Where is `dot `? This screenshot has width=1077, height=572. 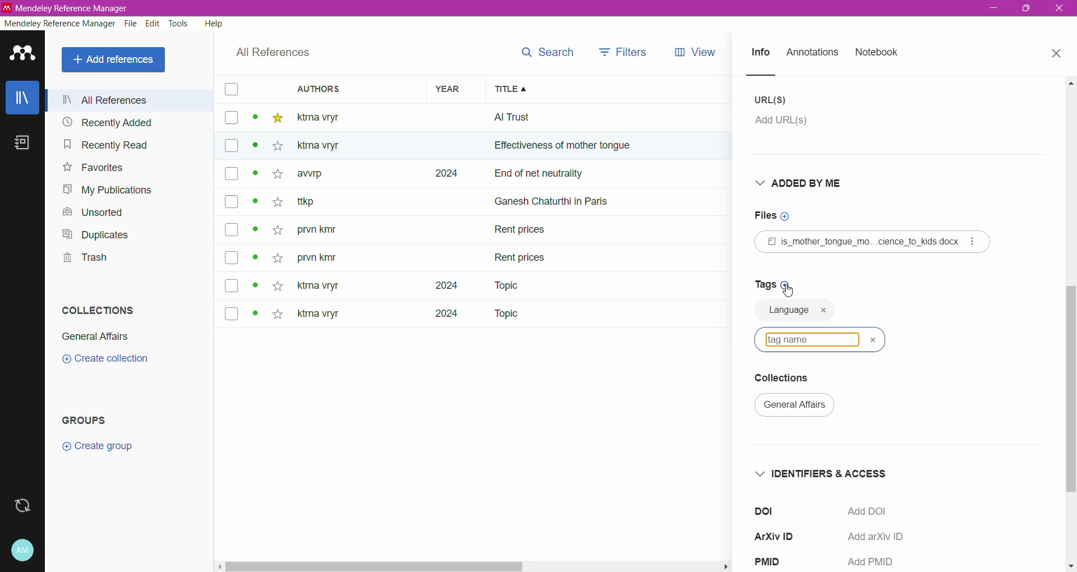
dot  is located at coordinates (255, 261).